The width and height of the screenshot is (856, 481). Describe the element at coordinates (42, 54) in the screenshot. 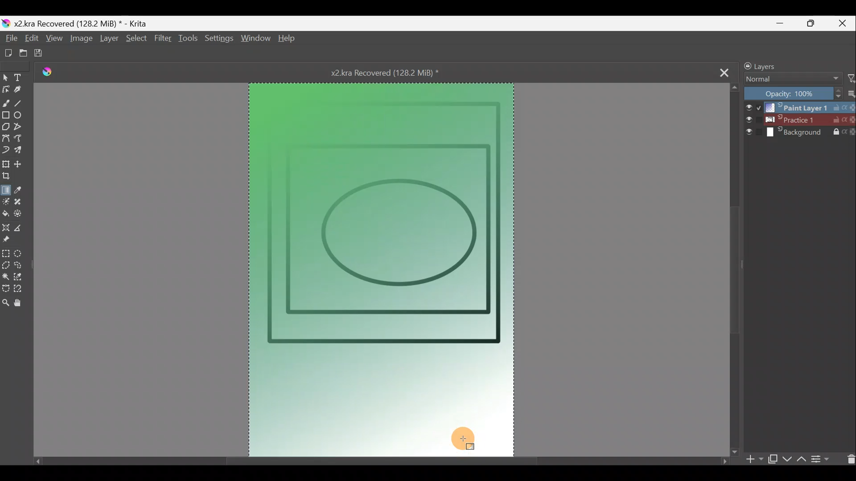

I see `Save` at that location.